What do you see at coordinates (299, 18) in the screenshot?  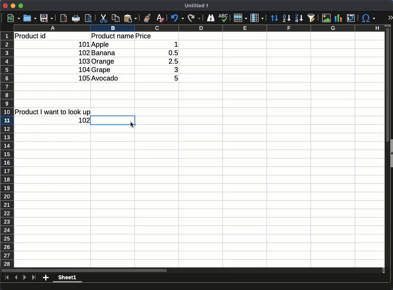 I see `descending ` at bounding box center [299, 18].